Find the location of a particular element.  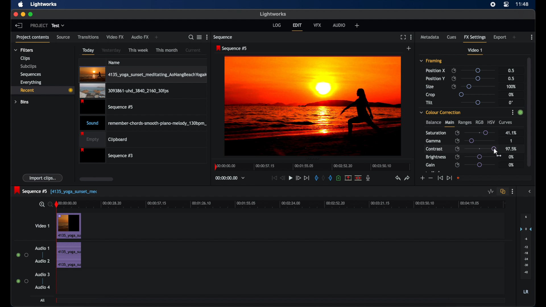

audio is located at coordinates (340, 25).